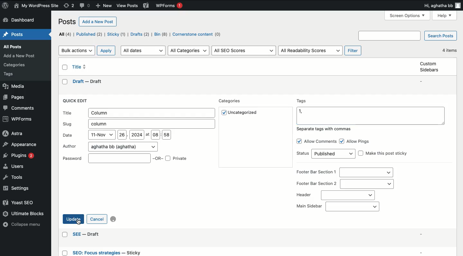 The image size is (463, 256). I want to click on Click, so click(75, 220).